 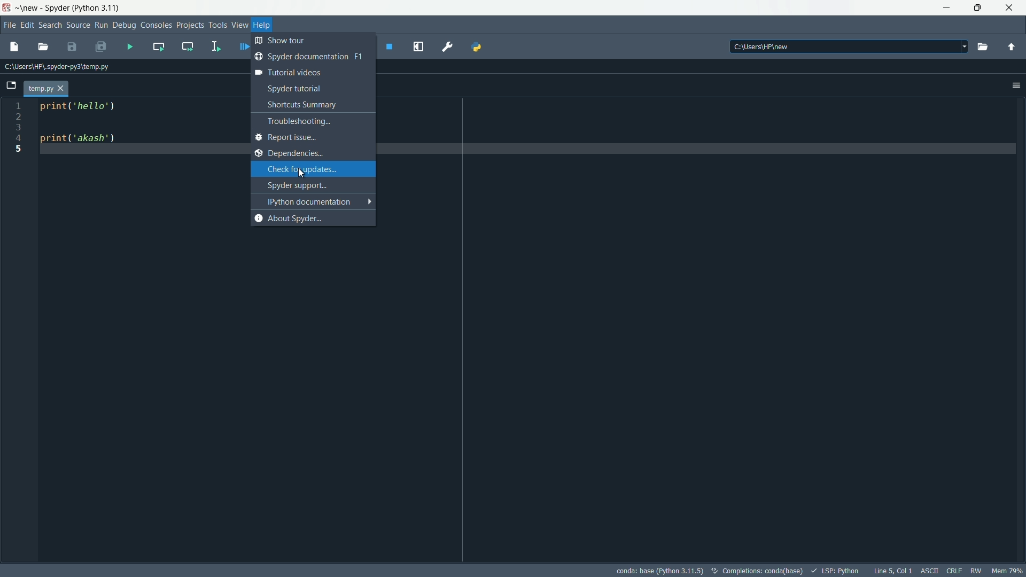 I want to click on open file, so click(x=43, y=46).